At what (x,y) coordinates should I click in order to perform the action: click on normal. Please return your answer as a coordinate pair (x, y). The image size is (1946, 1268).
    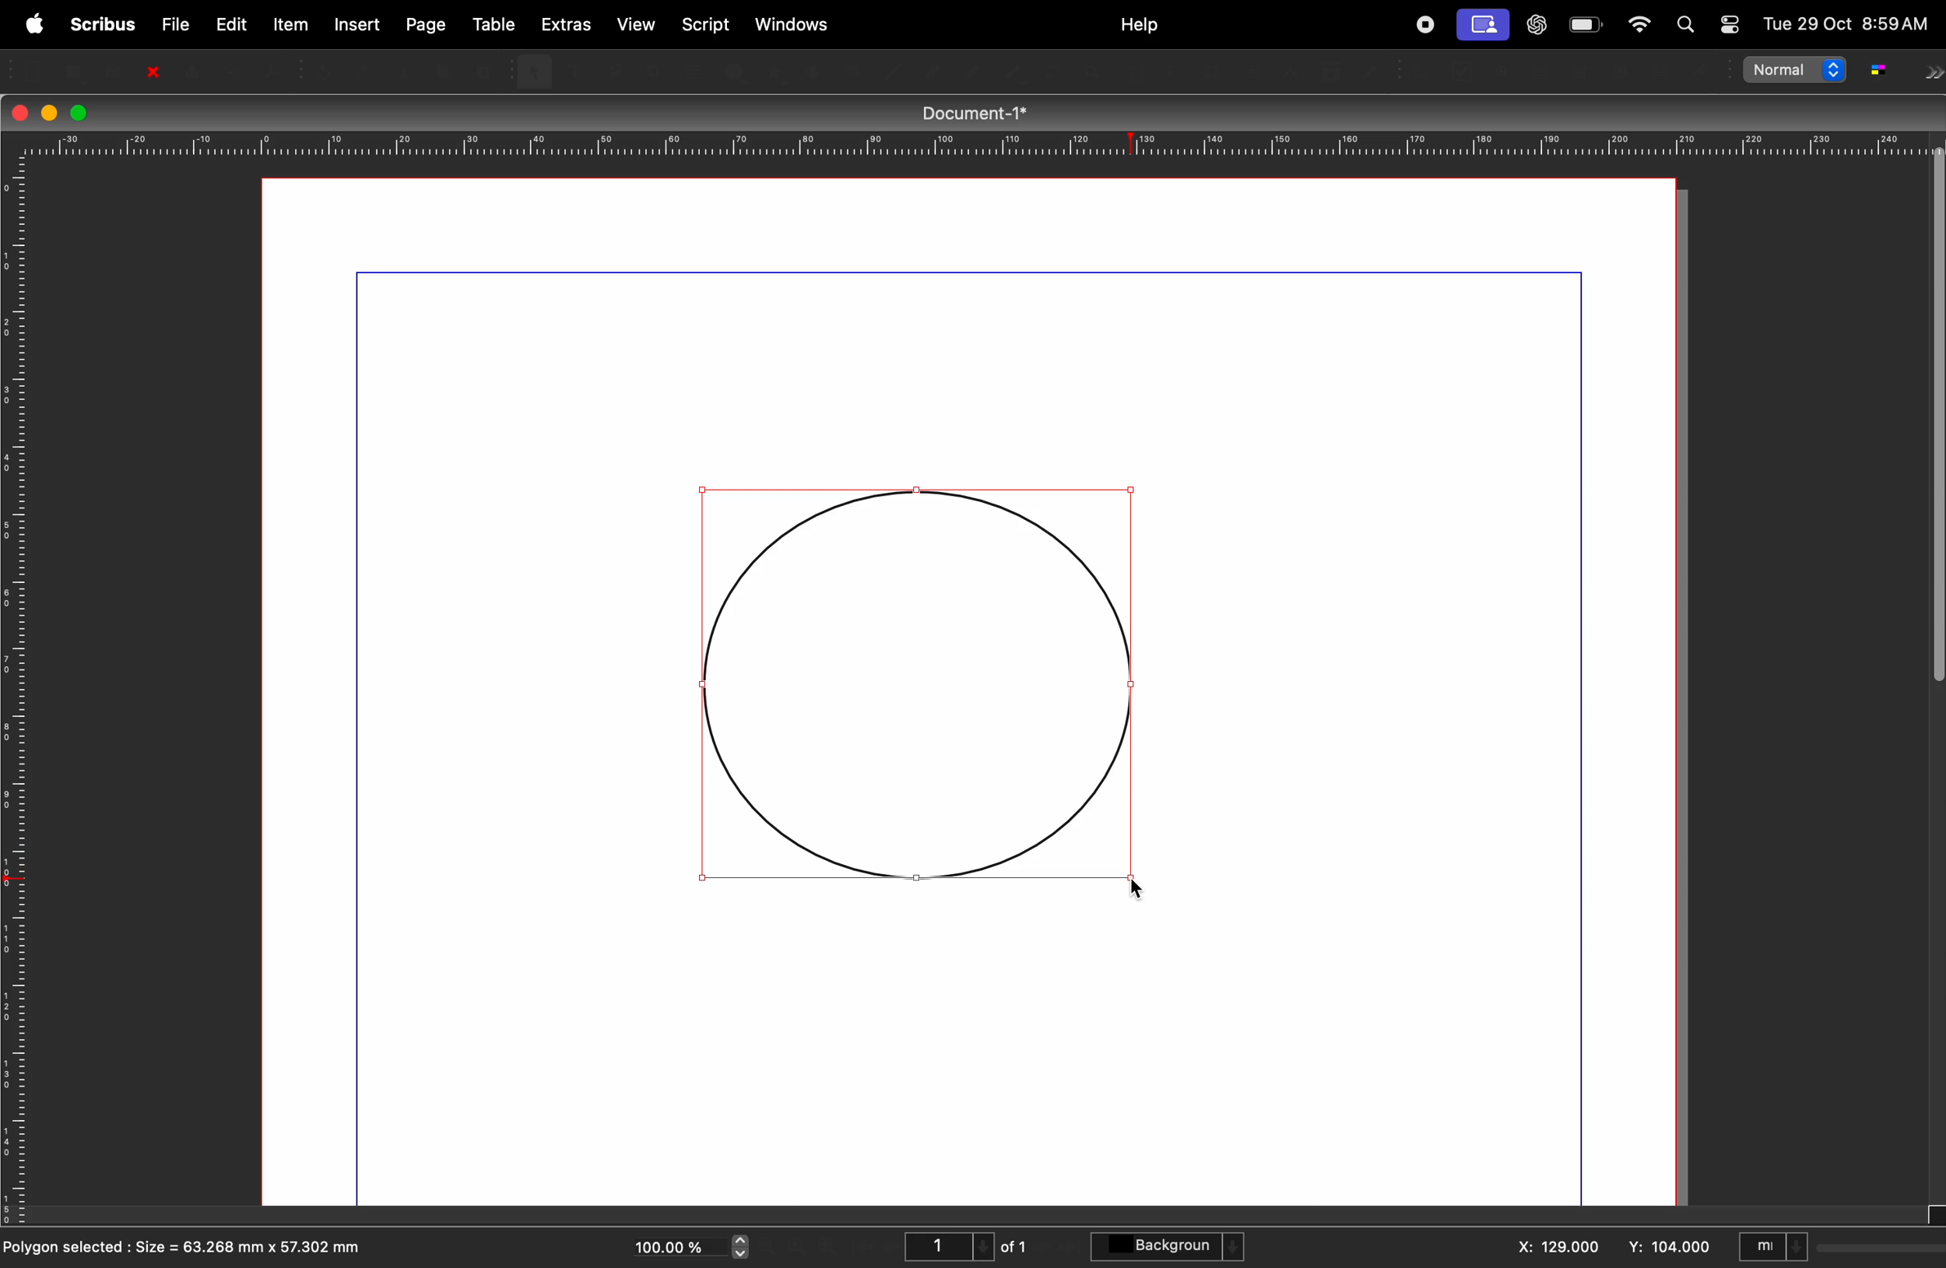
    Looking at the image, I should click on (1795, 74).